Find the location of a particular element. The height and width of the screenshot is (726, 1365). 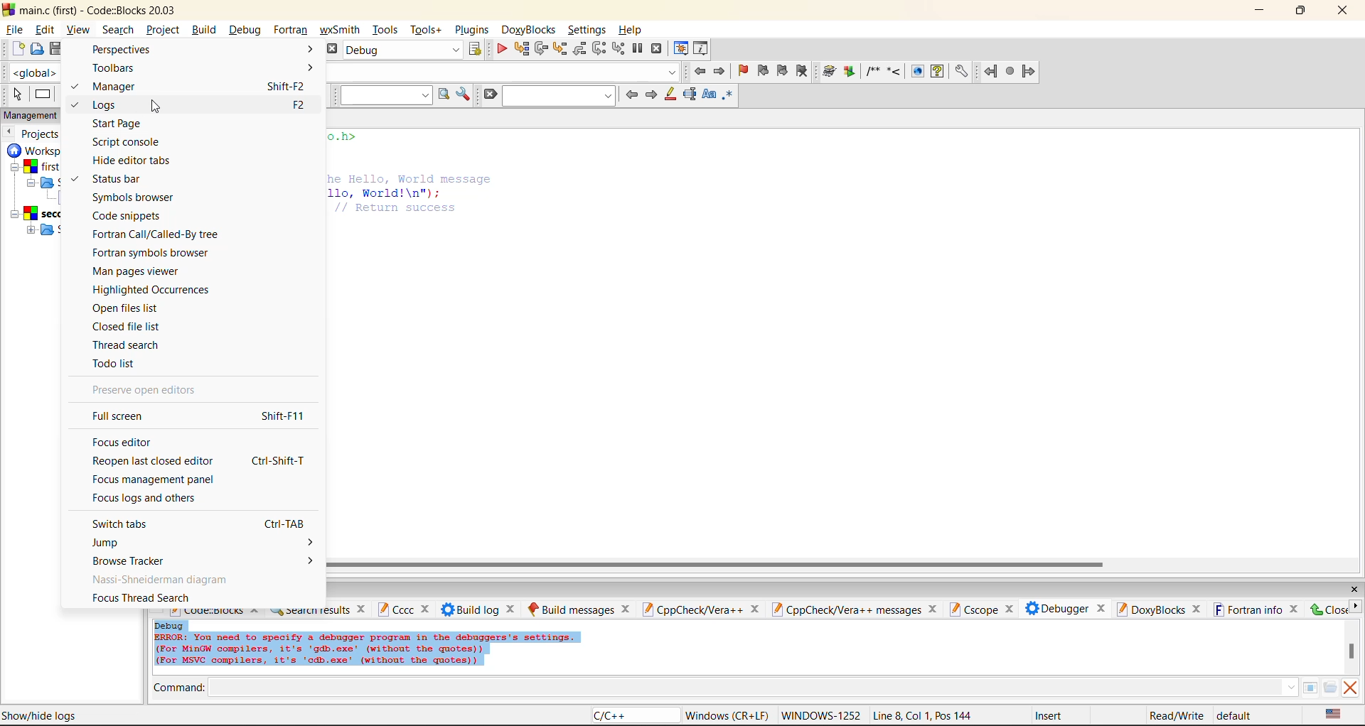

project is located at coordinates (165, 30).